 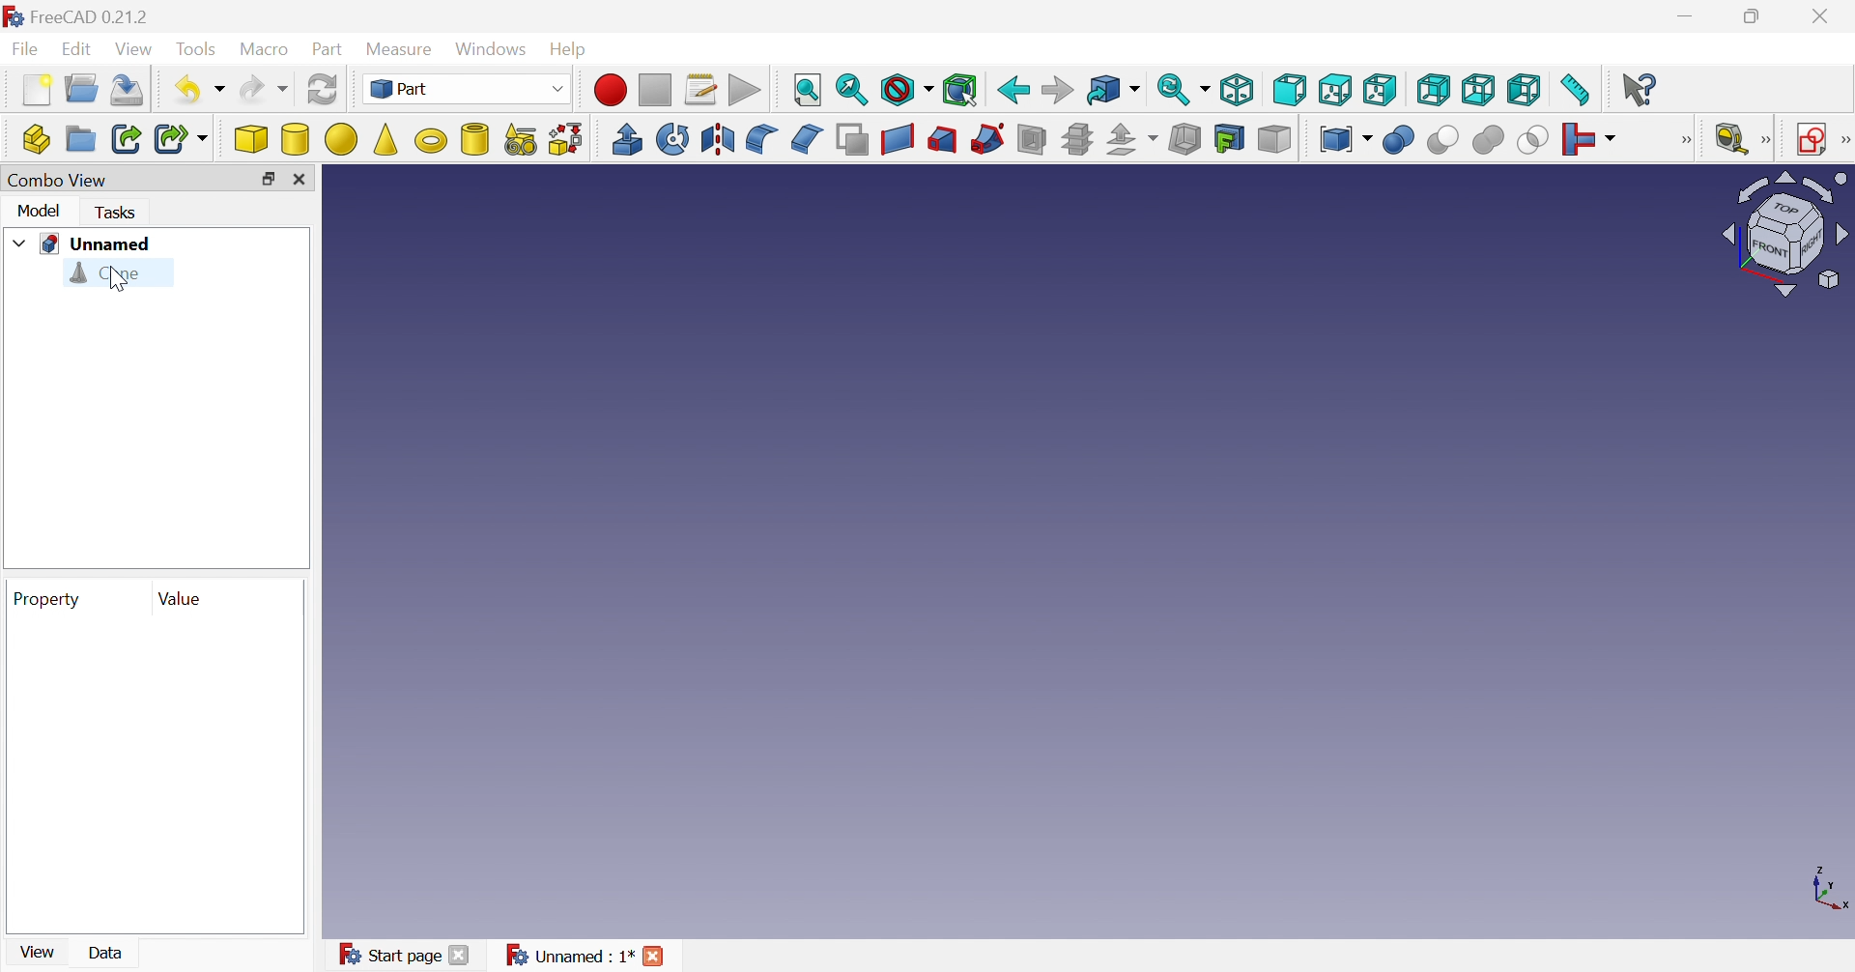 I want to click on Edit, so click(x=77, y=50).